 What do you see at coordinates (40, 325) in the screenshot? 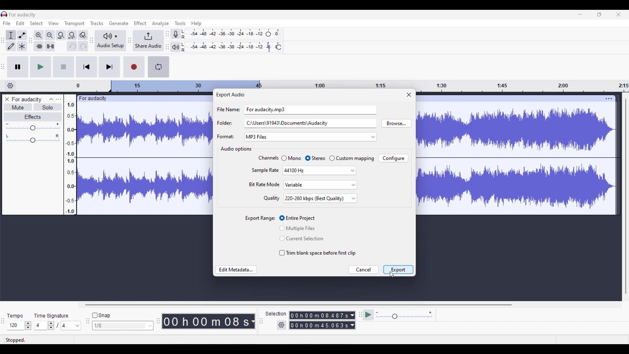
I see `Input time signature` at bounding box center [40, 325].